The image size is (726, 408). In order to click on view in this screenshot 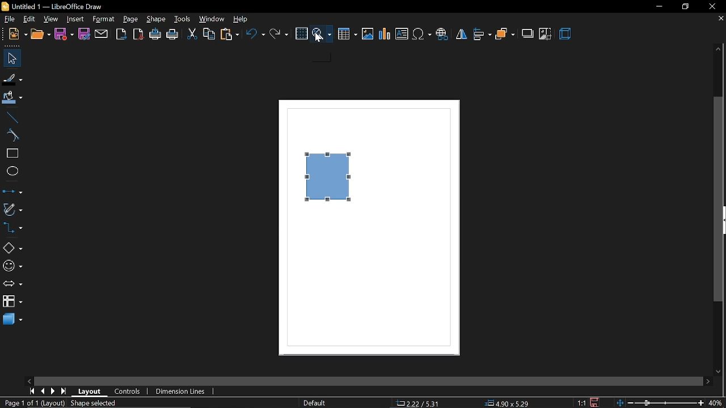, I will do `click(29, 18)`.